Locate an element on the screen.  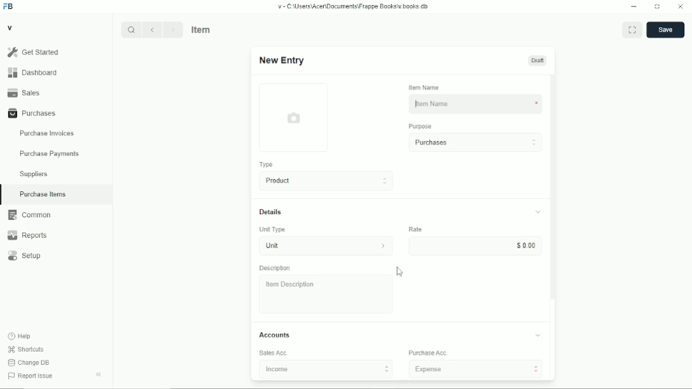
Back is located at coordinates (151, 29).